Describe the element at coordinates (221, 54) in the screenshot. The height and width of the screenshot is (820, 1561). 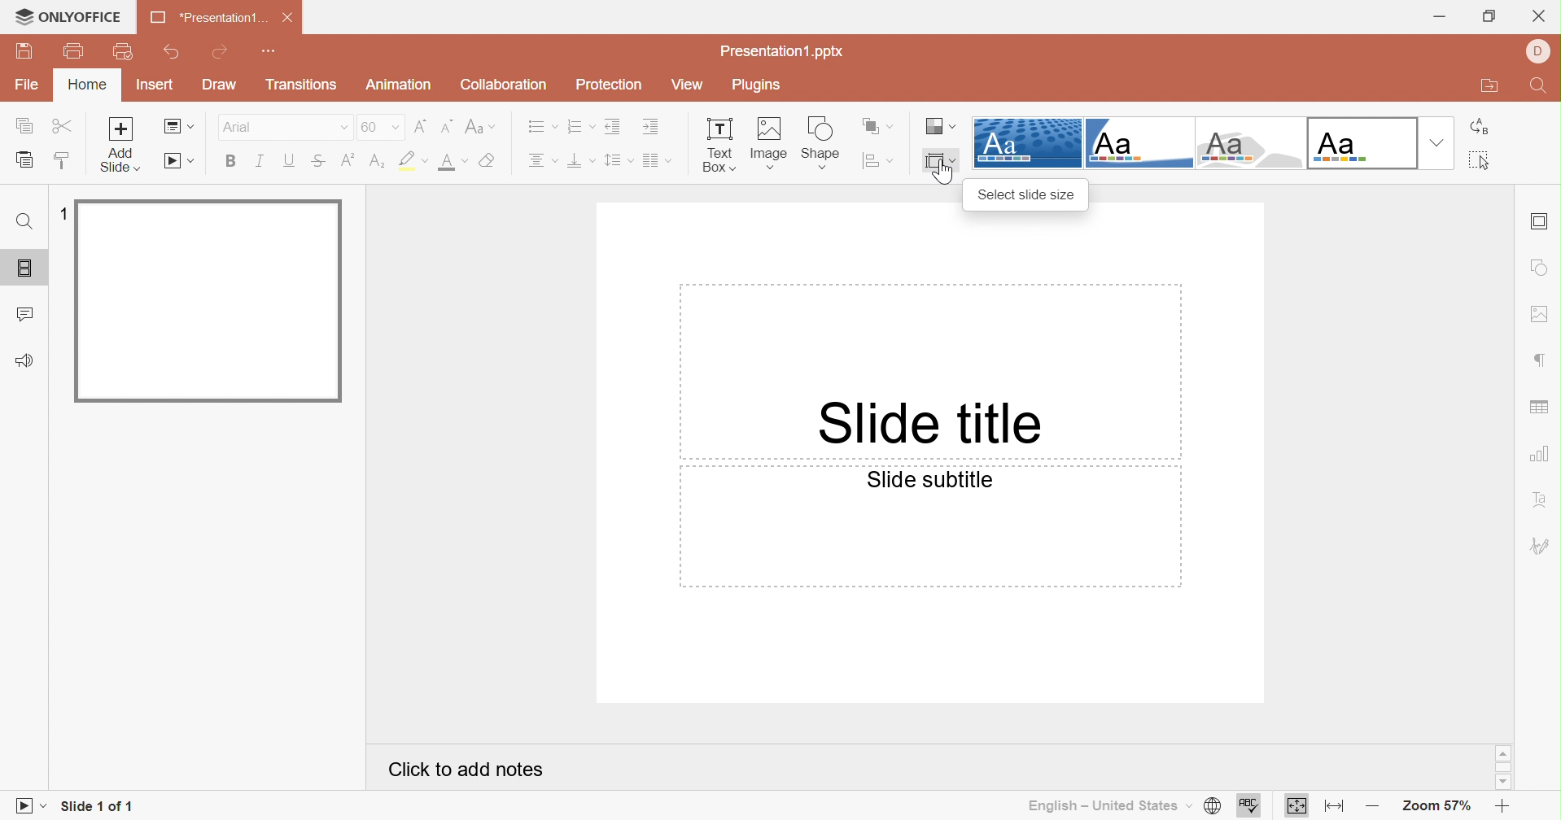
I see `Redo` at that location.